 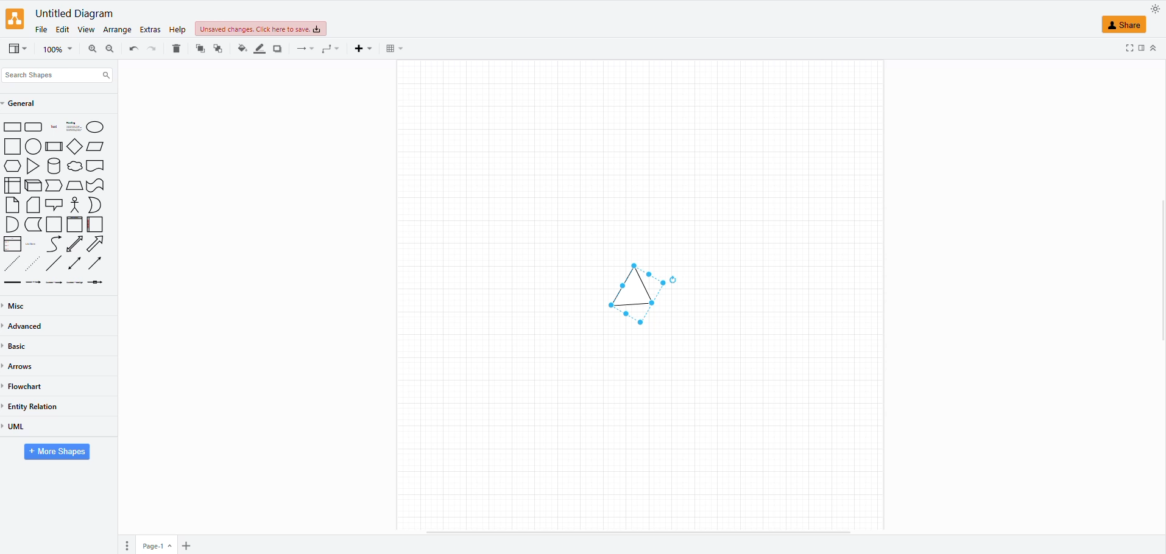 What do you see at coordinates (12, 282) in the screenshot?
I see `Thick Line` at bounding box center [12, 282].